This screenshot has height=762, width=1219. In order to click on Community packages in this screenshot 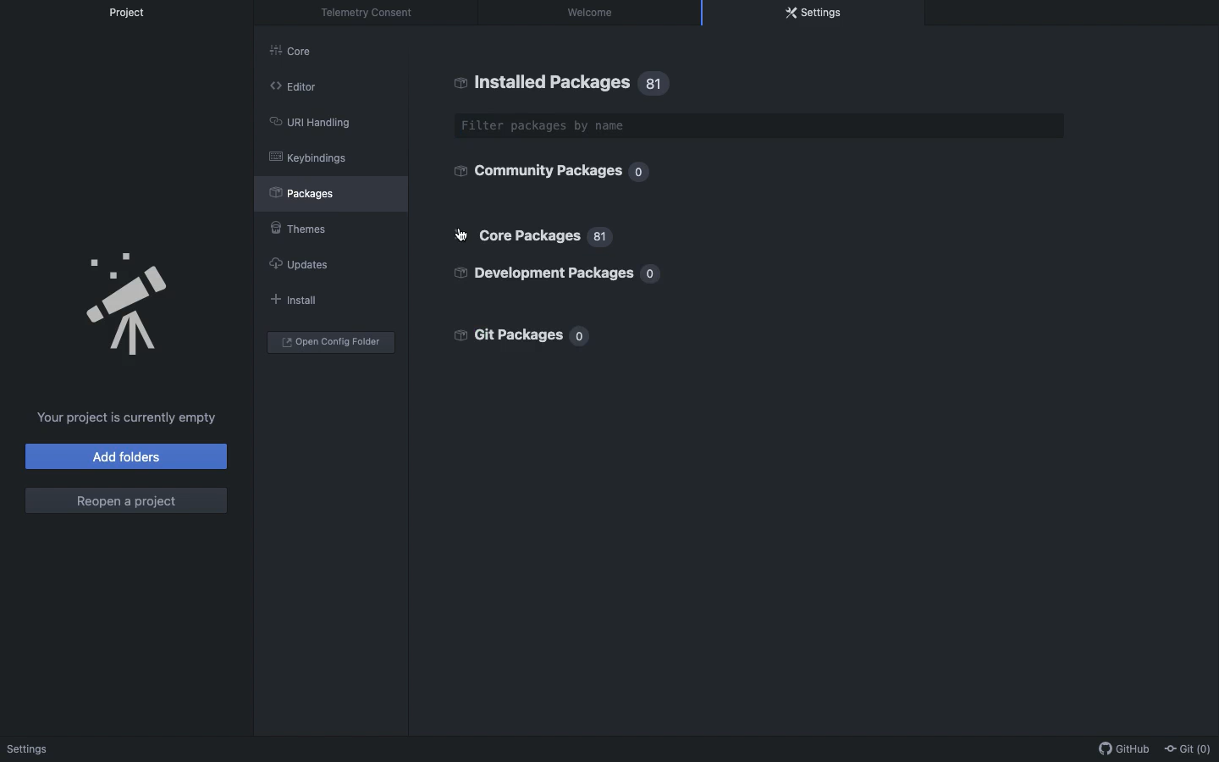, I will do `click(535, 170)`.